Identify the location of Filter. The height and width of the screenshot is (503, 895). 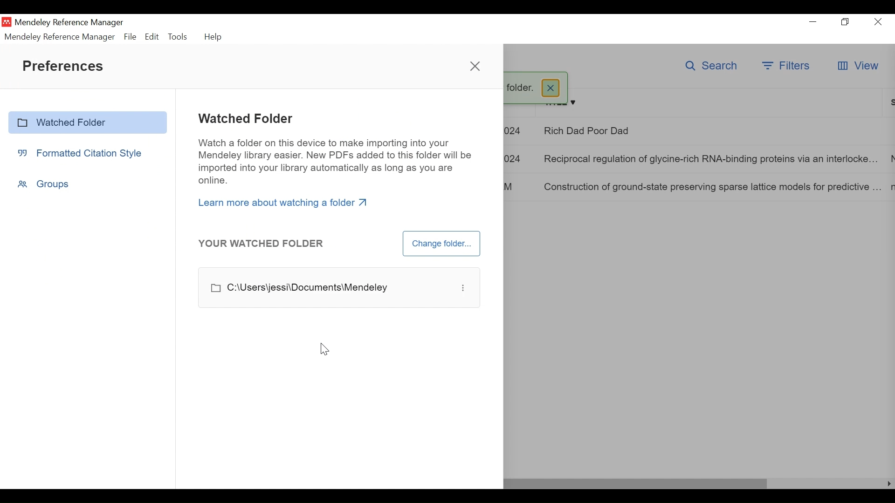
(785, 65).